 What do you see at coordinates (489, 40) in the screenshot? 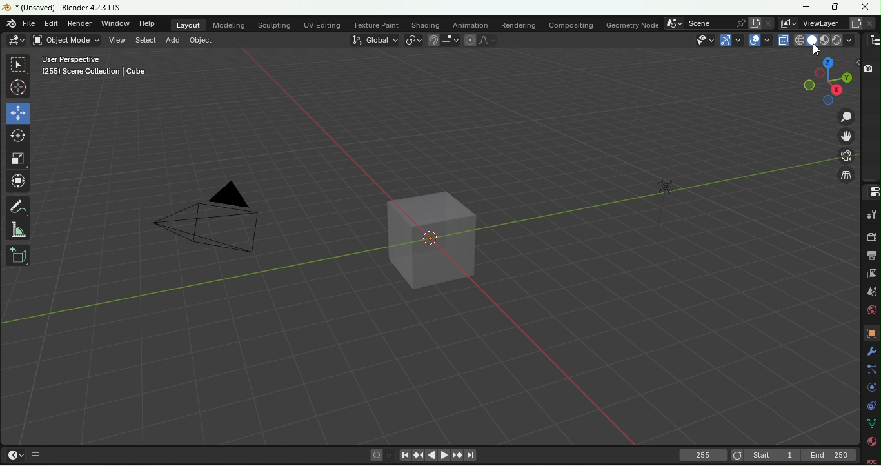
I see `Proportional editing falloff` at bounding box center [489, 40].